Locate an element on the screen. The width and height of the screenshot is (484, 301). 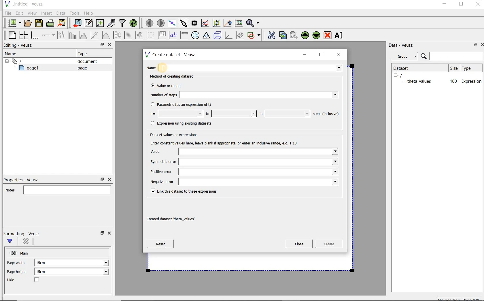
minimize is located at coordinates (305, 54).